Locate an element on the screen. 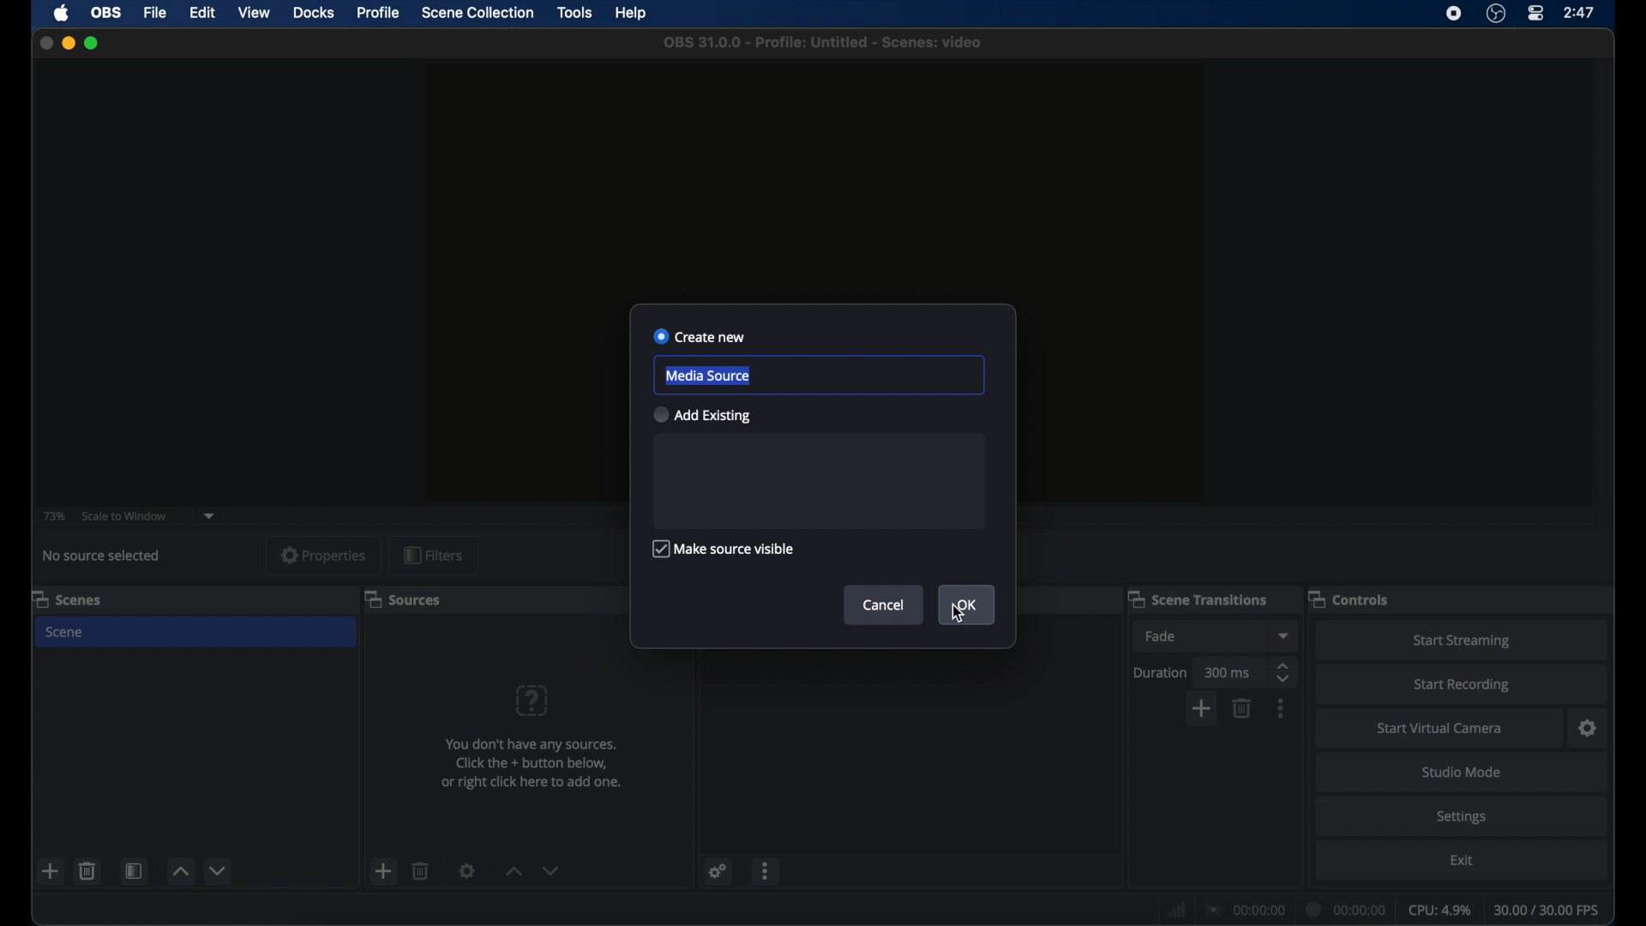 The width and height of the screenshot is (1646, 926). cpu is located at coordinates (1439, 911).